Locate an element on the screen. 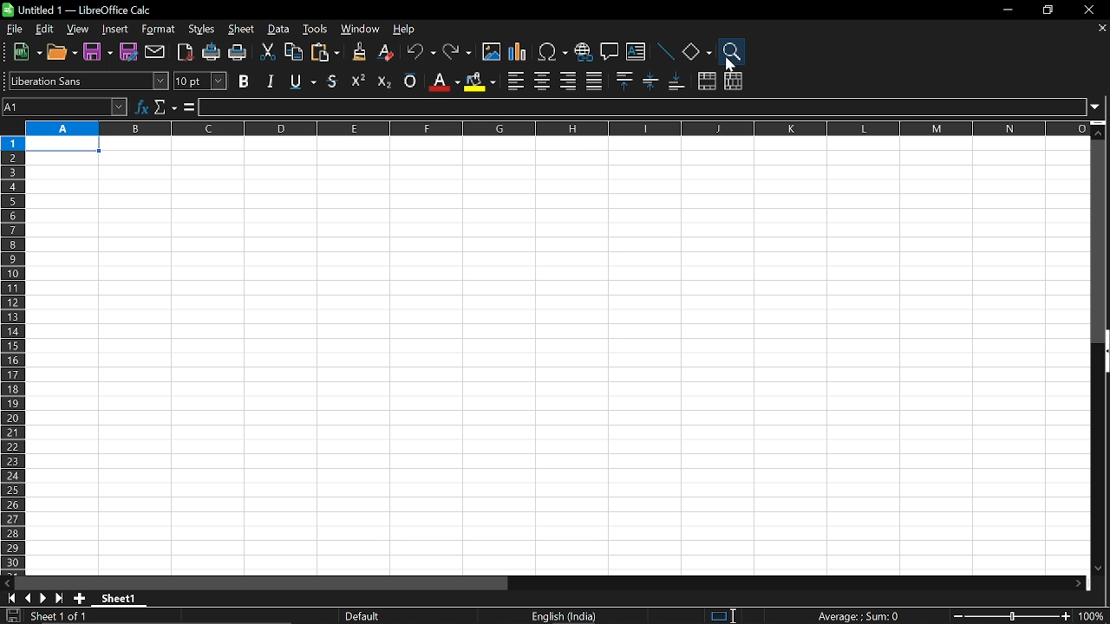  horizontal scrollbar is located at coordinates (265, 583).